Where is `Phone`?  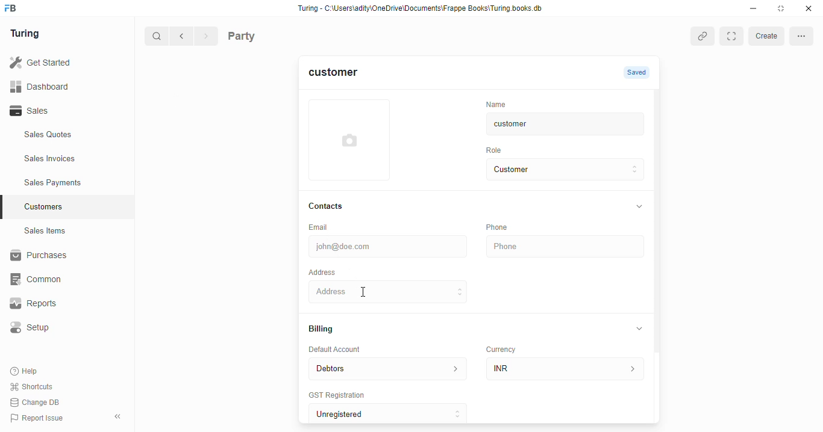
Phone is located at coordinates (495, 227).